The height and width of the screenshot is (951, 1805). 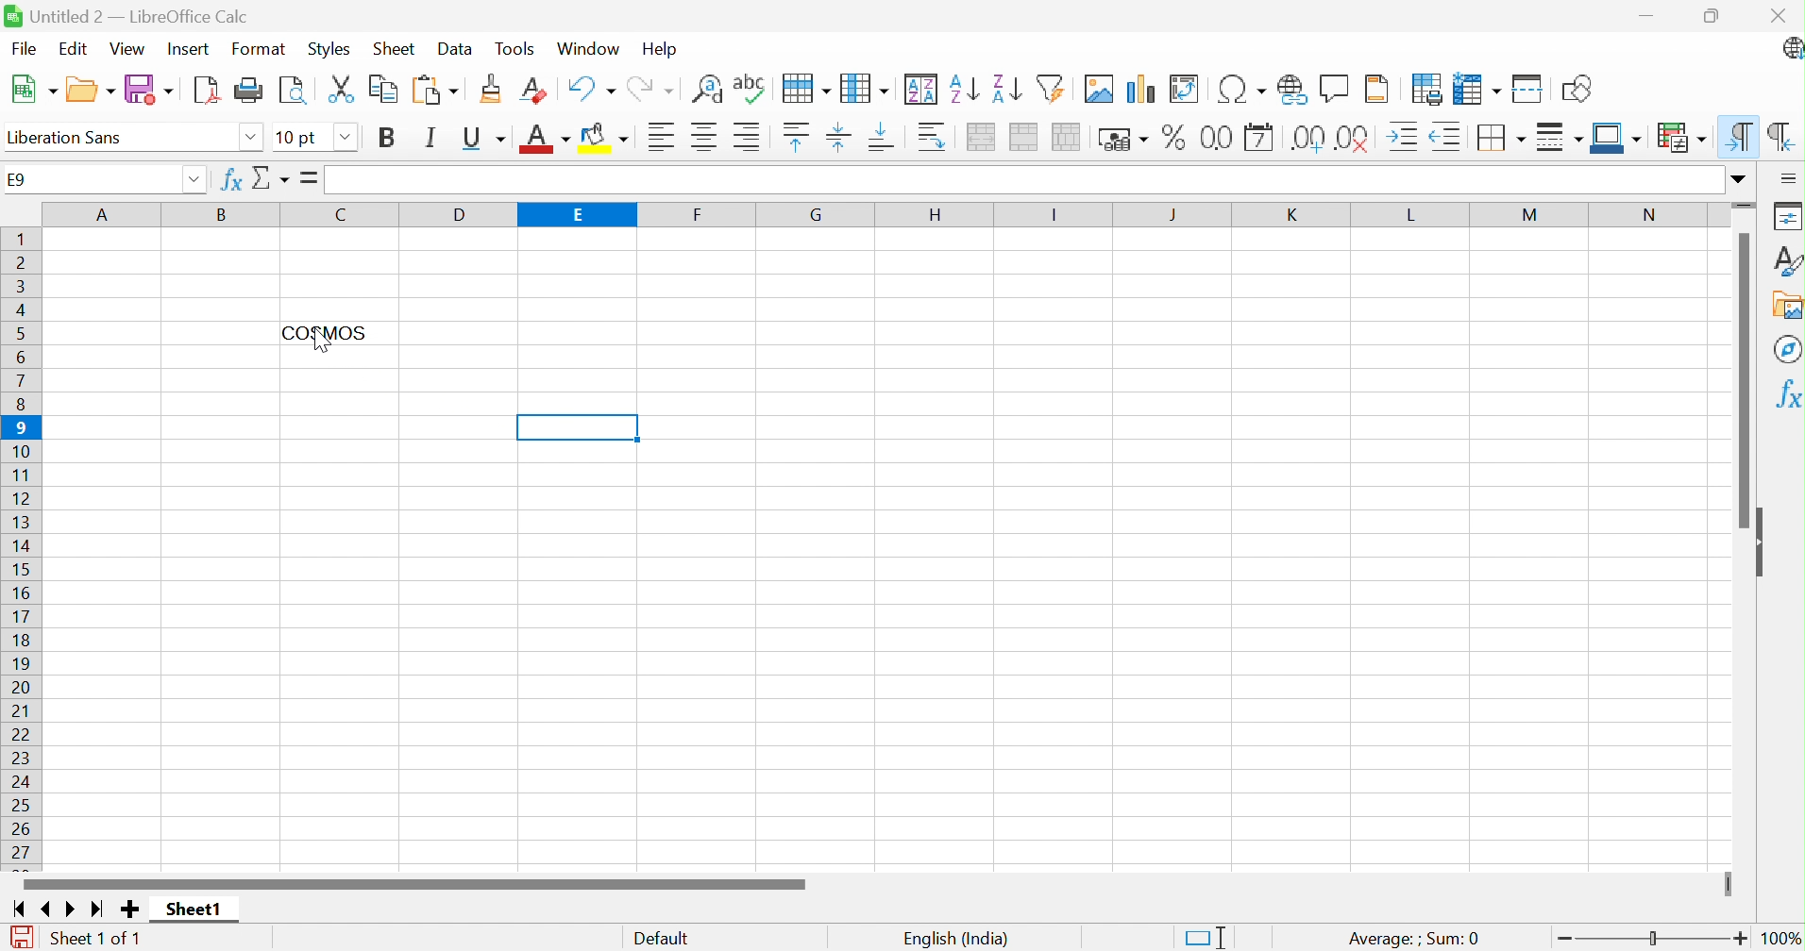 I want to click on Slider, so click(x=1725, y=884).